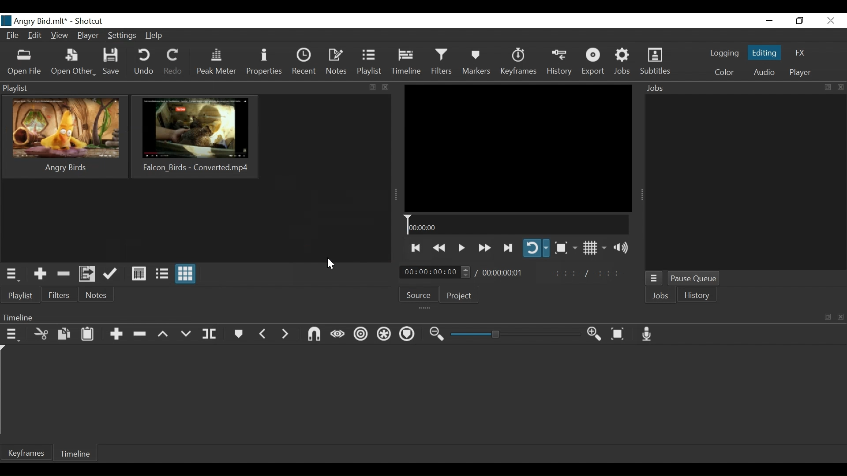 The height and width of the screenshot is (476, 847). Describe the element at coordinates (139, 274) in the screenshot. I see `View as Detail` at that location.